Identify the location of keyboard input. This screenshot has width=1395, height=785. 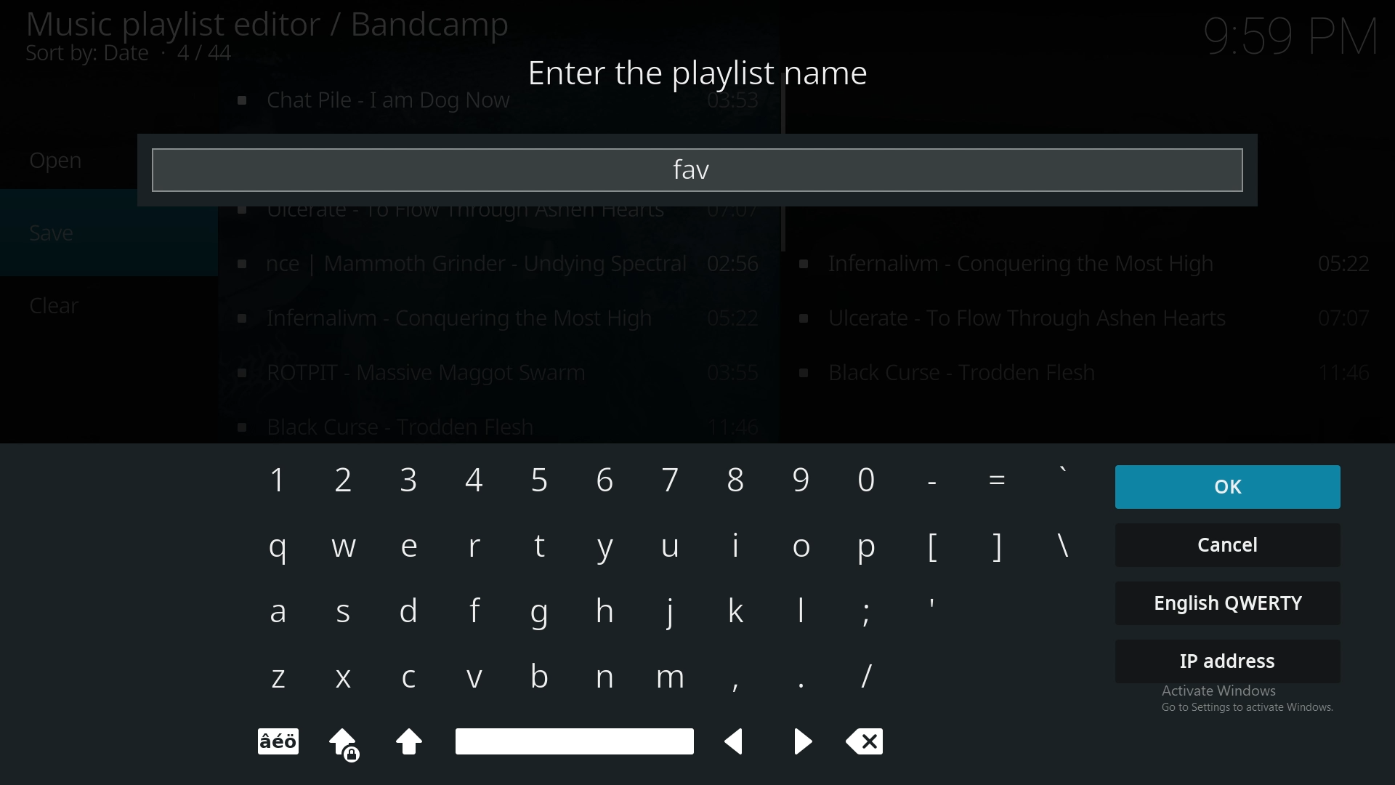
(673, 615).